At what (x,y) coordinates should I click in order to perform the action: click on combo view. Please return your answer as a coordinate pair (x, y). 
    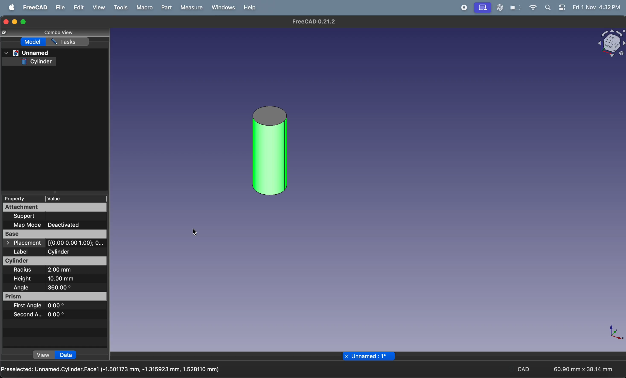
    Looking at the image, I should click on (59, 33).